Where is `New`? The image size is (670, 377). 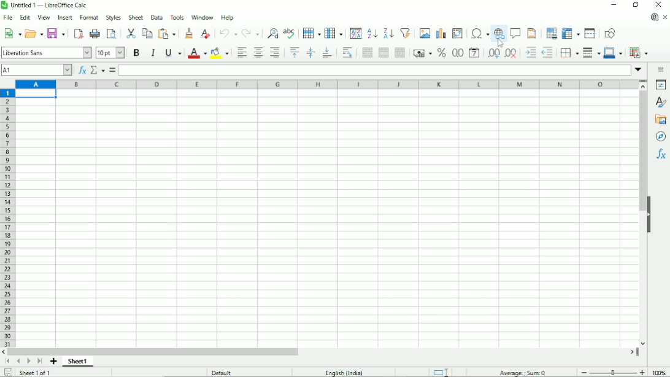 New is located at coordinates (11, 33).